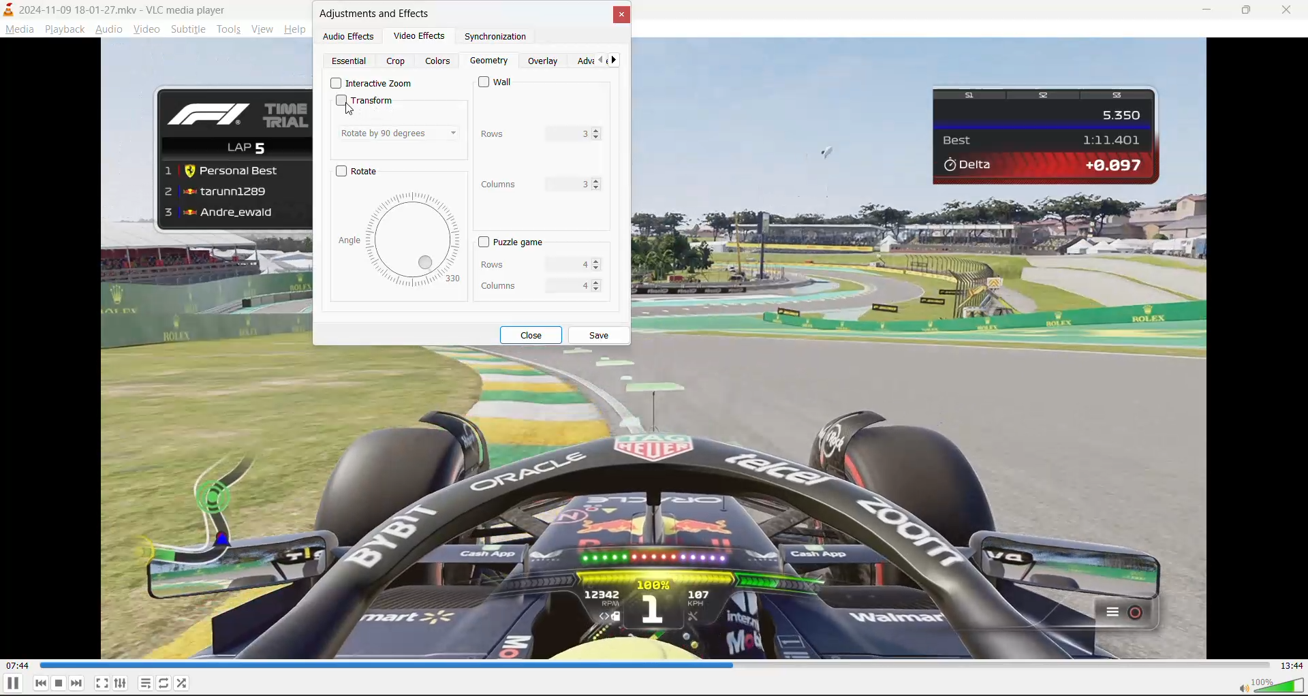 Image resolution: width=1308 pixels, height=696 pixels. I want to click on previous, so click(599, 60).